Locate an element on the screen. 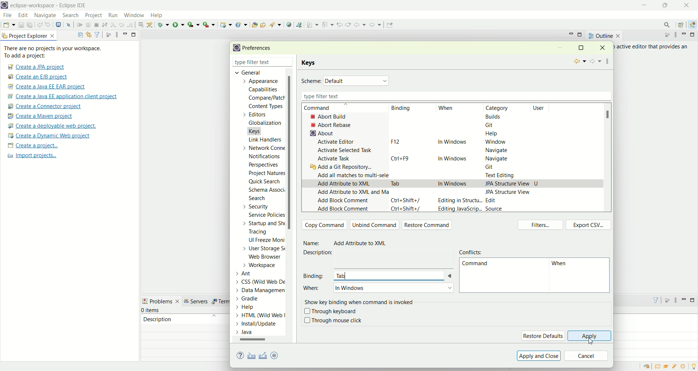  activate selected task is located at coordinates (345, 150).